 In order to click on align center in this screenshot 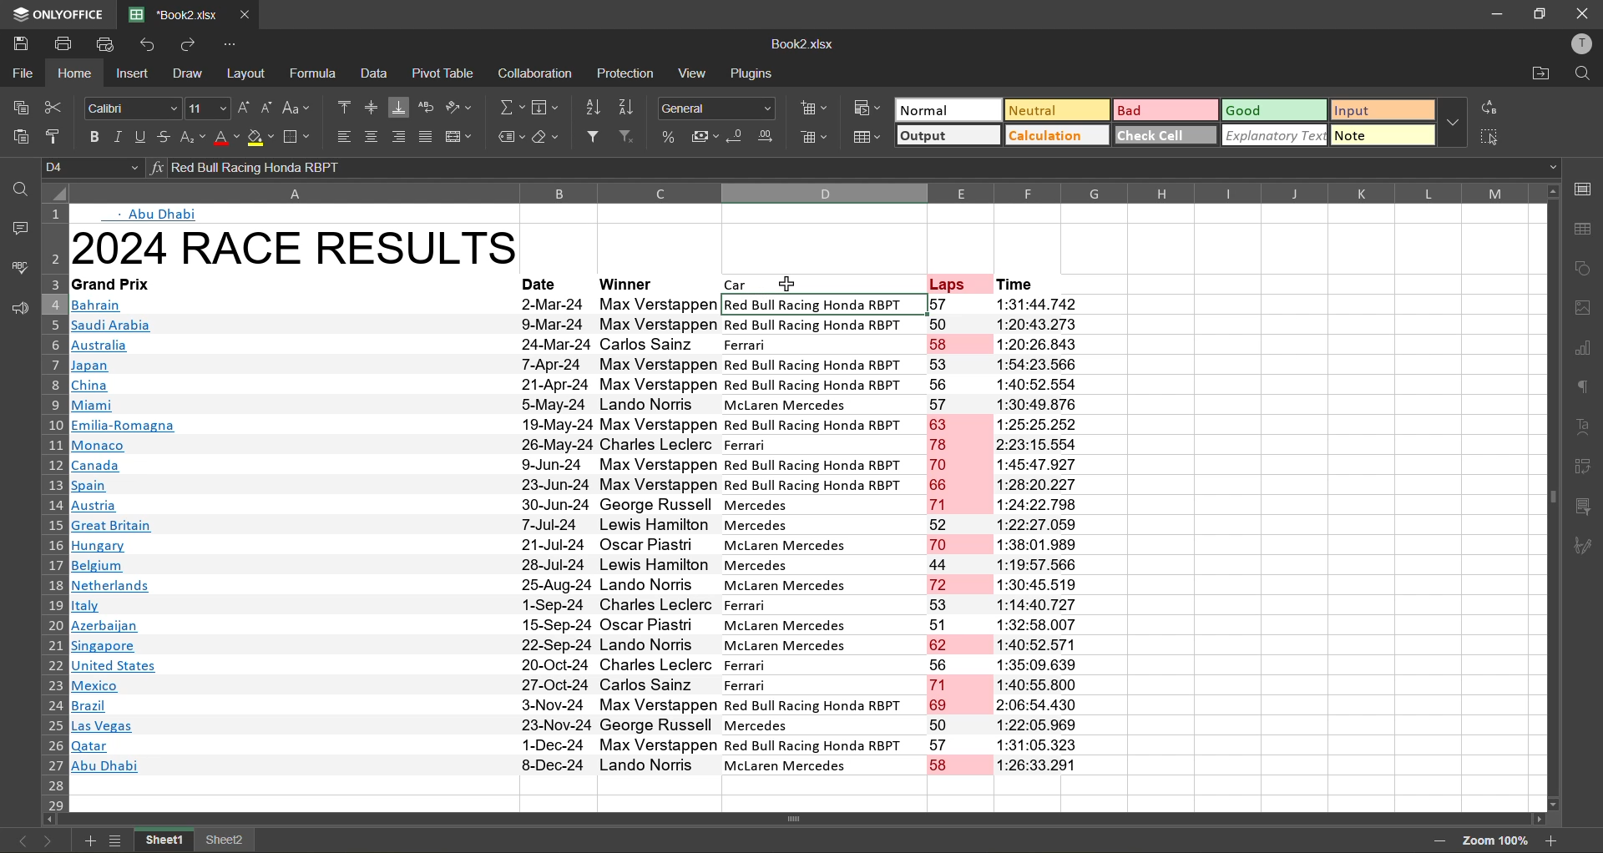, I will do `click(374, 135)`.